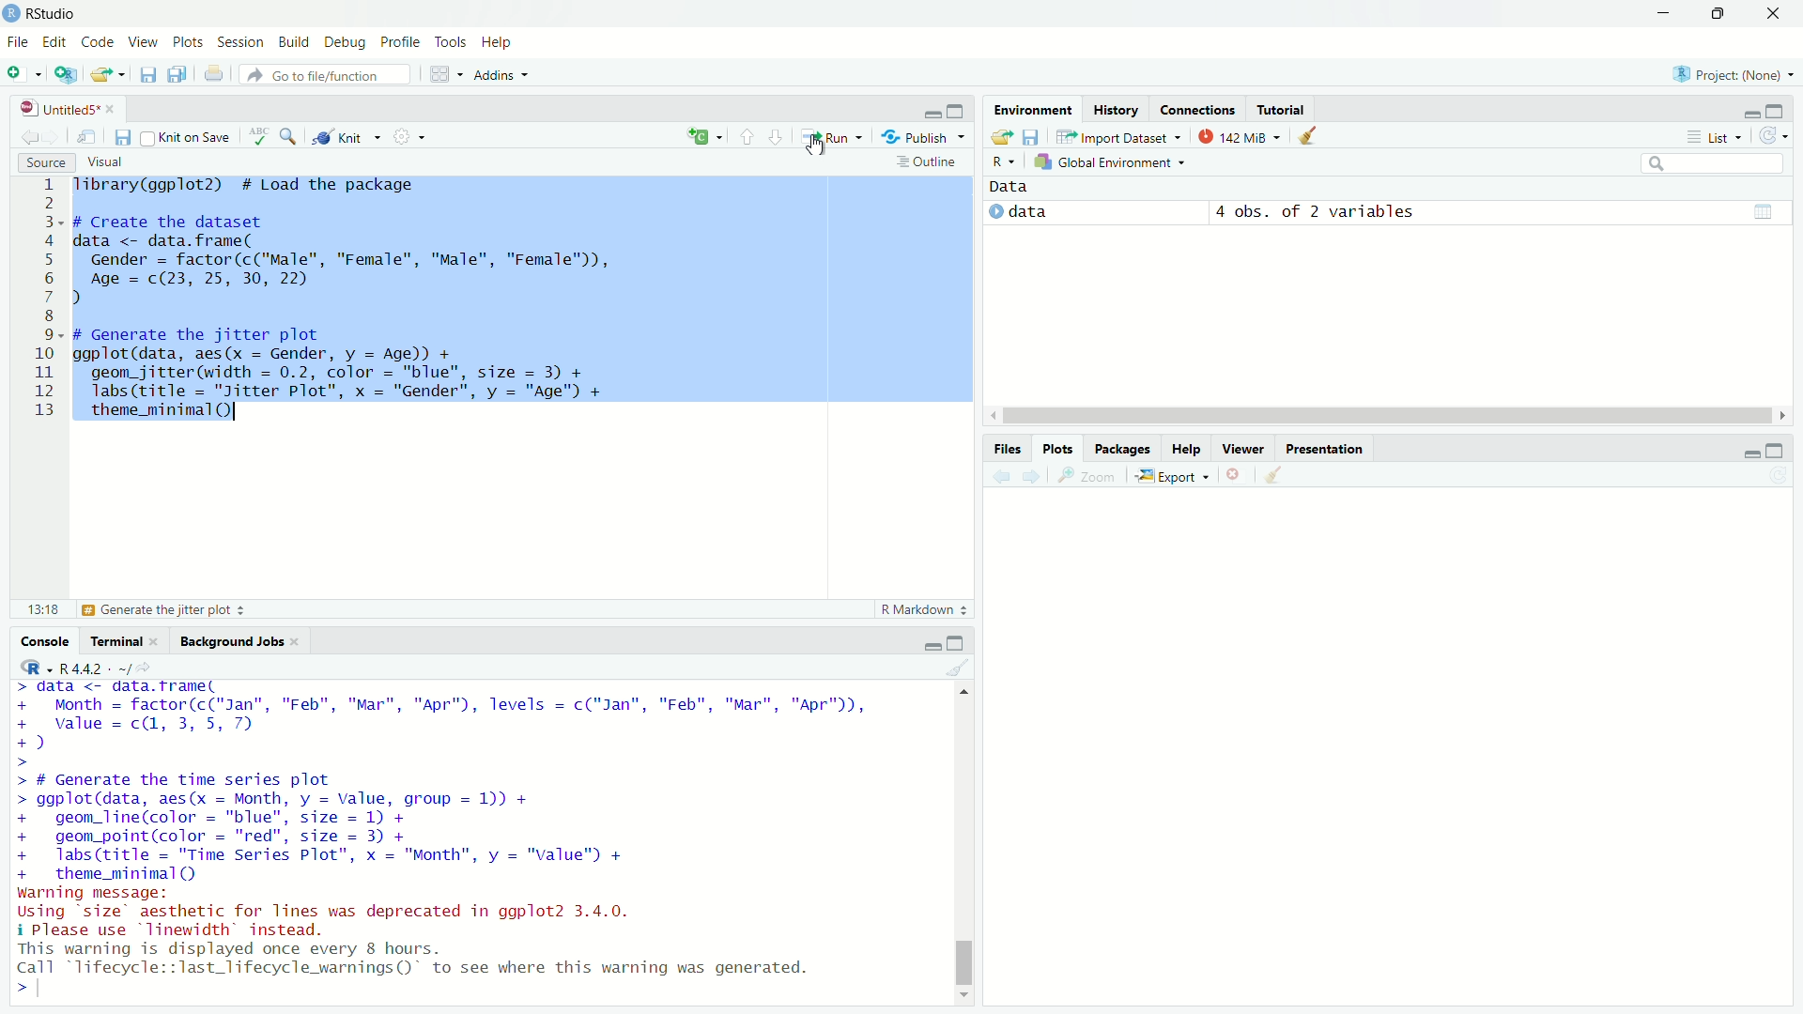  What do you see at coordinates (364, 261) in the screenshot?
I see `code to create the dataset` at bounding box center [364, 261].